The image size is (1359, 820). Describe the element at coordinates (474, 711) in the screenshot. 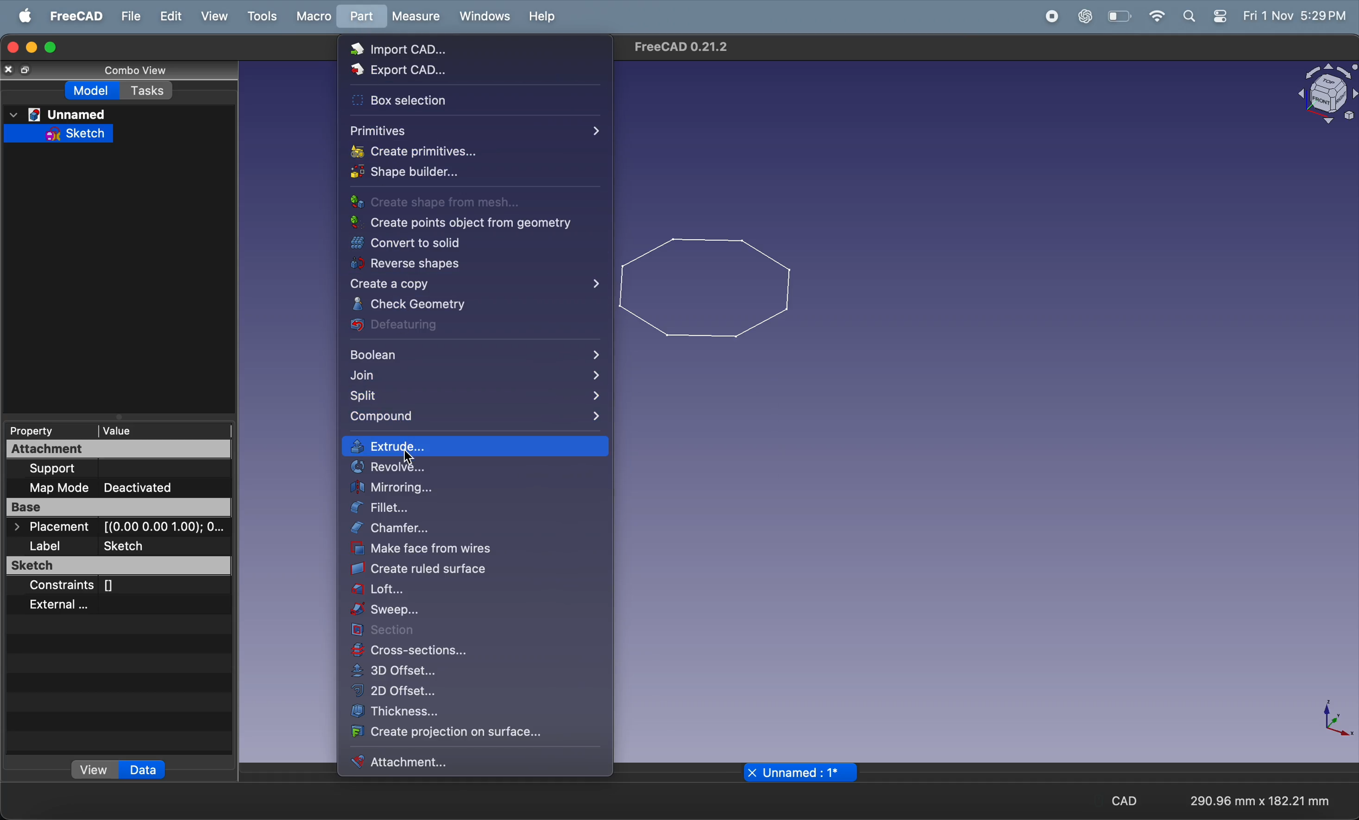

I see `thickness` at that location.